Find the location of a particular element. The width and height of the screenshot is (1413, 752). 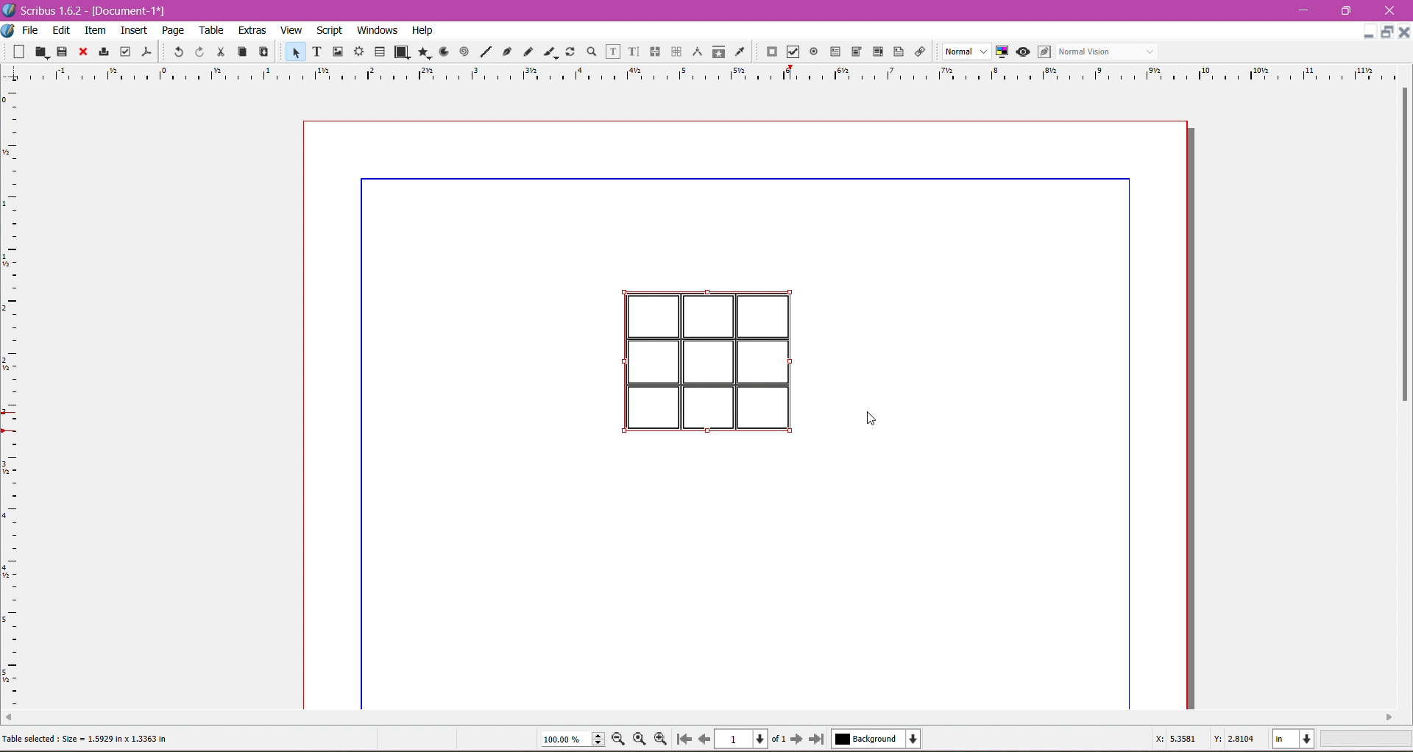

Undo is located at coordinates (177, 51).